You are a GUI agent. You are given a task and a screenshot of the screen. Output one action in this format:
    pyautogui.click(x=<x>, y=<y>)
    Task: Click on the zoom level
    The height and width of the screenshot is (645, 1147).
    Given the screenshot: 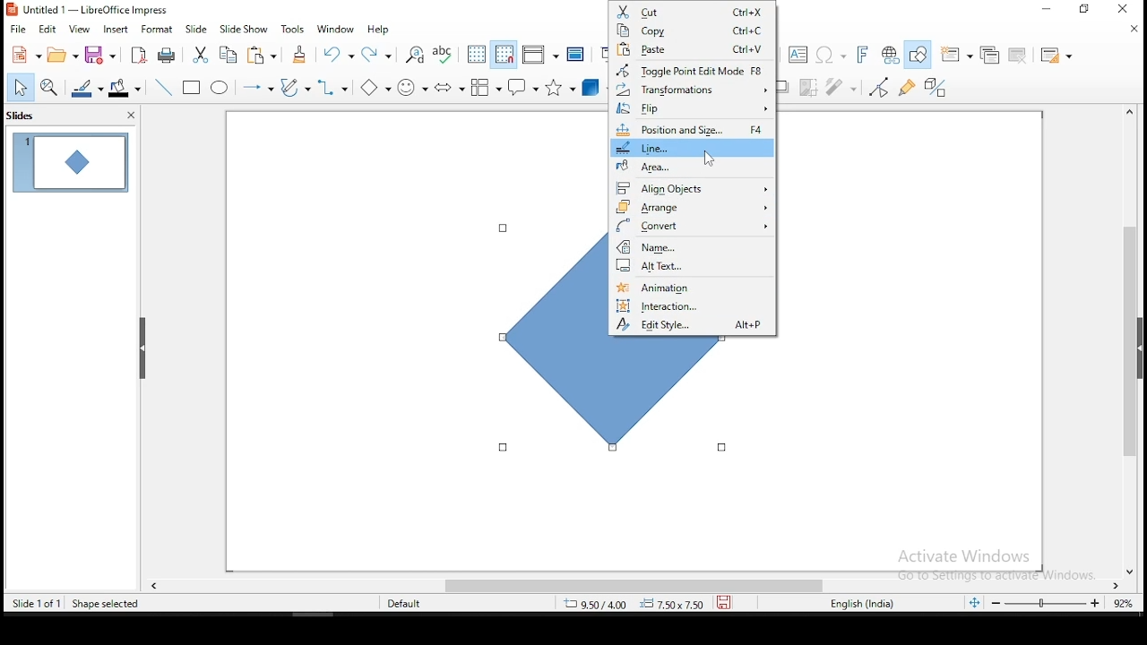 What is the action you would take?
    pyautogui.click(x=1045, y=603)
    